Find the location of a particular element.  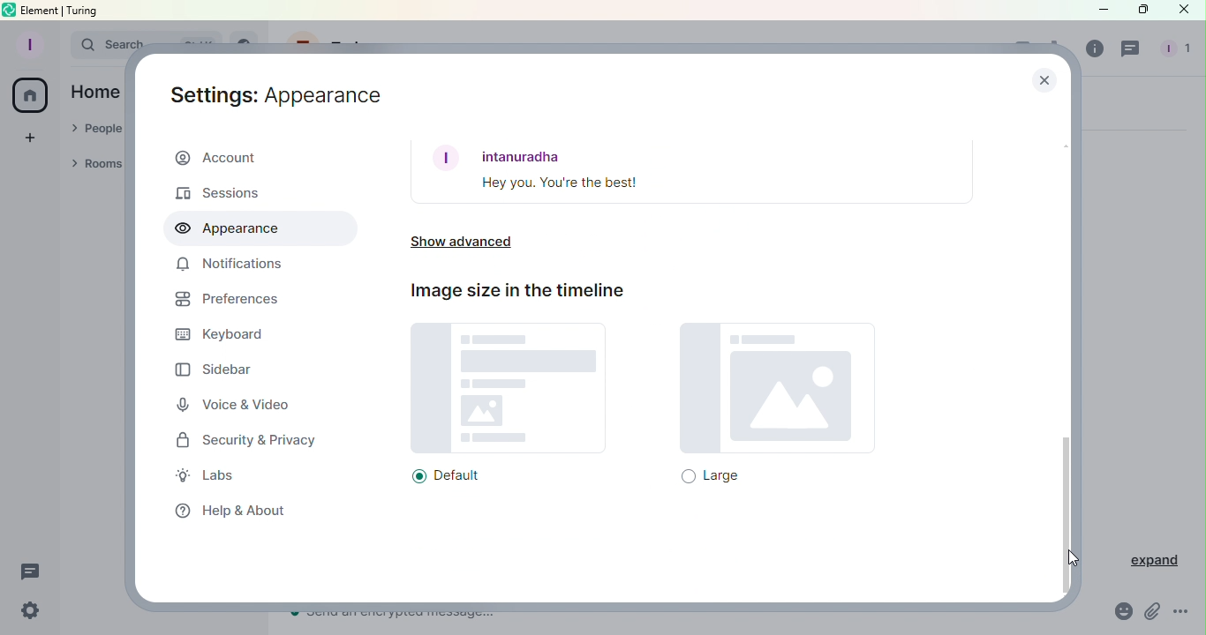

People is located at coordinates (1172, 51).